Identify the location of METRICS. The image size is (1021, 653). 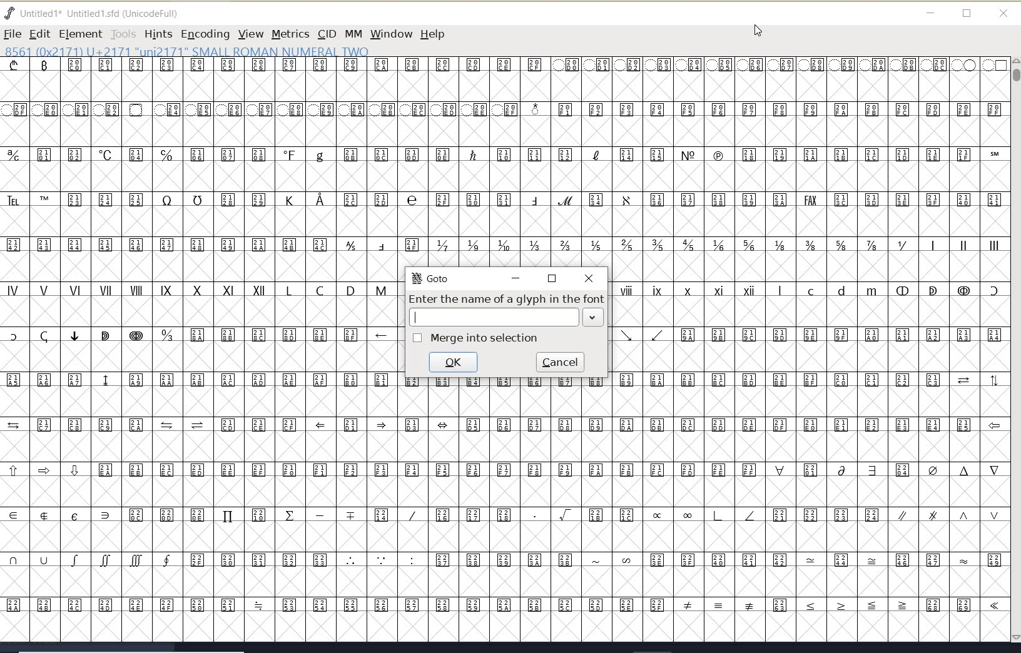
(290, 34).